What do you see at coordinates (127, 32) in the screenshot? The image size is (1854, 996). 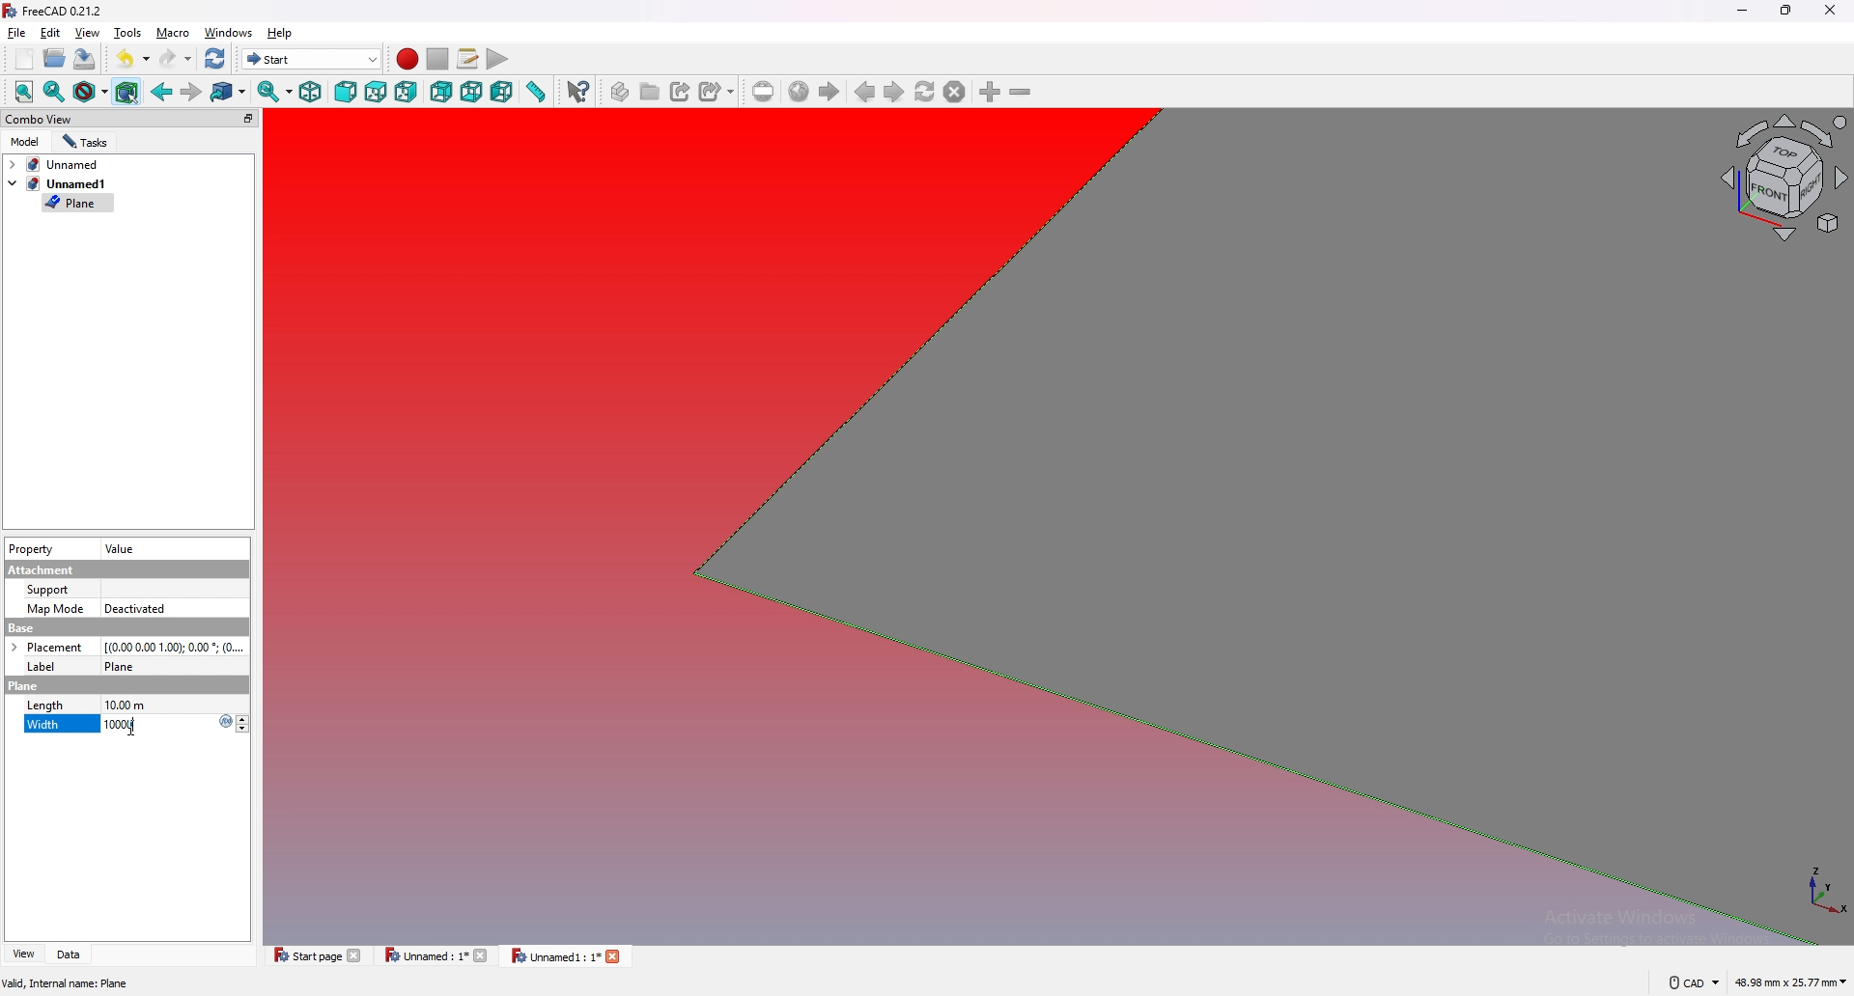 I see `tools` at bounding box center [127, 32].